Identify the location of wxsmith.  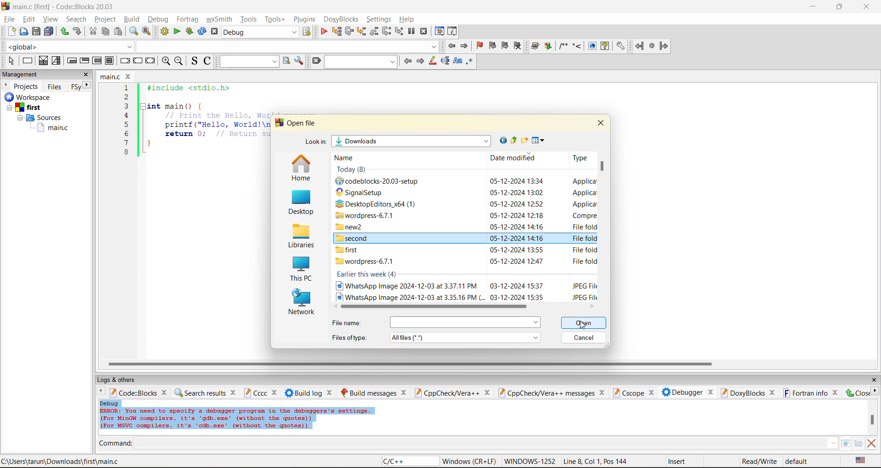
(220, 19).